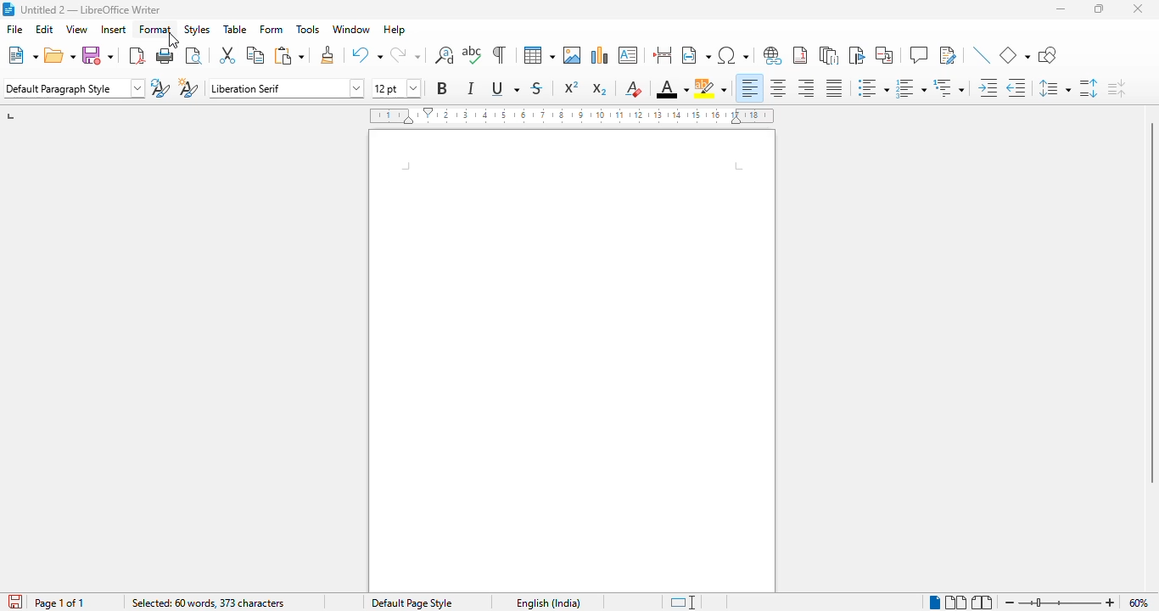 Image resolution: width=1159 pixels, height=611 pixels. I want to click on superscript, so click(571, 87).